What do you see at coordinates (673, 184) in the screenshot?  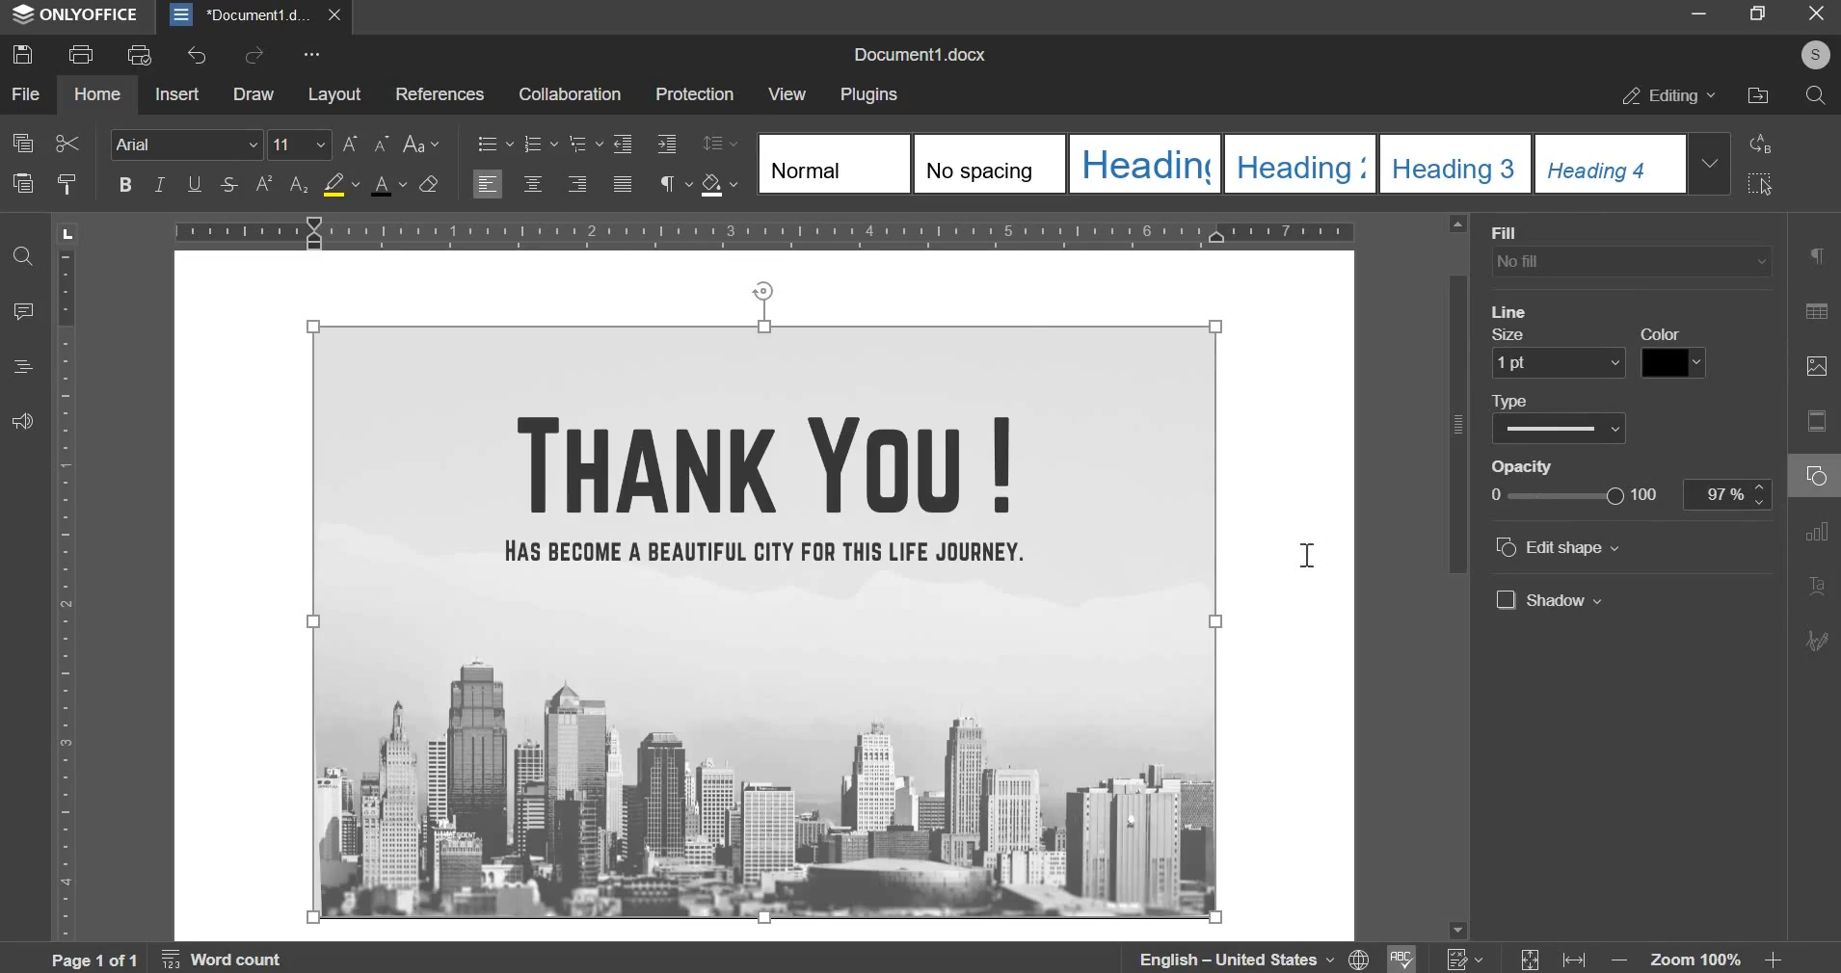 I see `paragraph settings` at bounding box center [673, 184].